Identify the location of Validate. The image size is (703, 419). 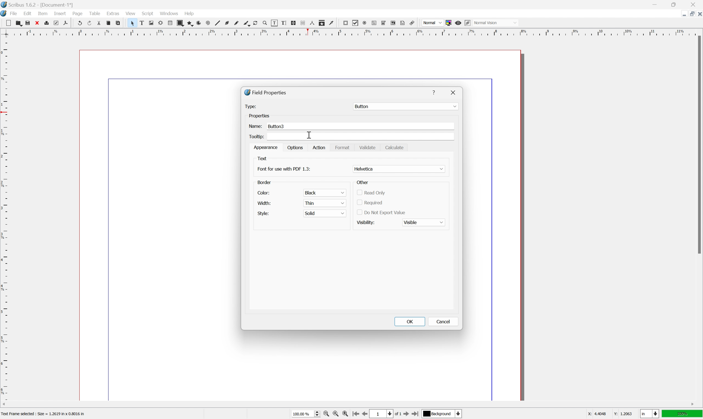
(368, 147).